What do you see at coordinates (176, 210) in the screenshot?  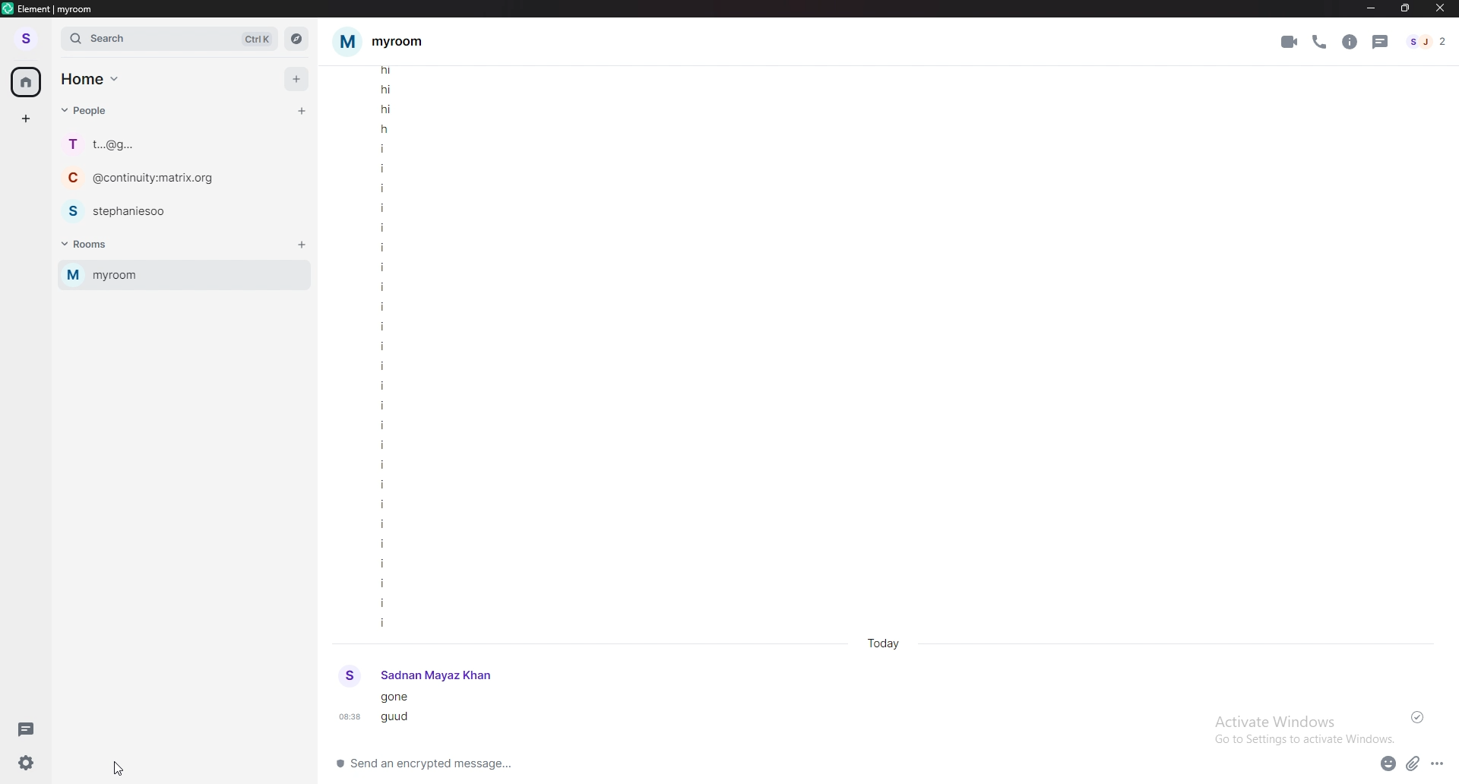 I see `chat` at bounding box center [176, 210].